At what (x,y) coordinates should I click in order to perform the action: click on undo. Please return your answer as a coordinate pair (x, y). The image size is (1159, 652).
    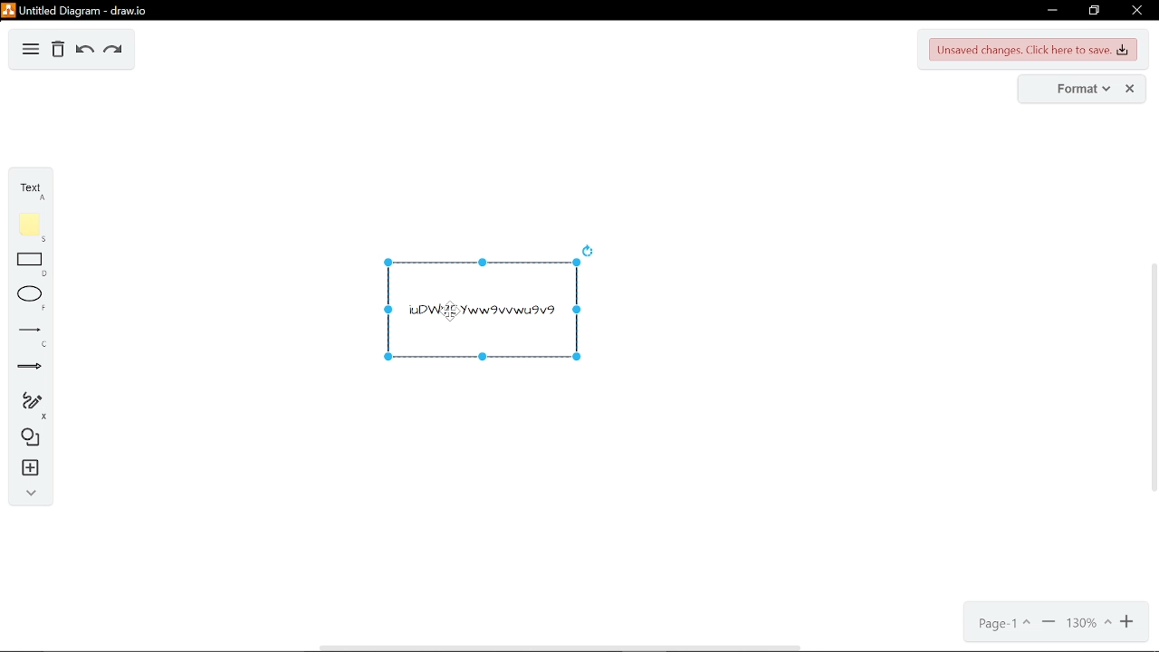
    Looking at the image, I should click on (85, 51).